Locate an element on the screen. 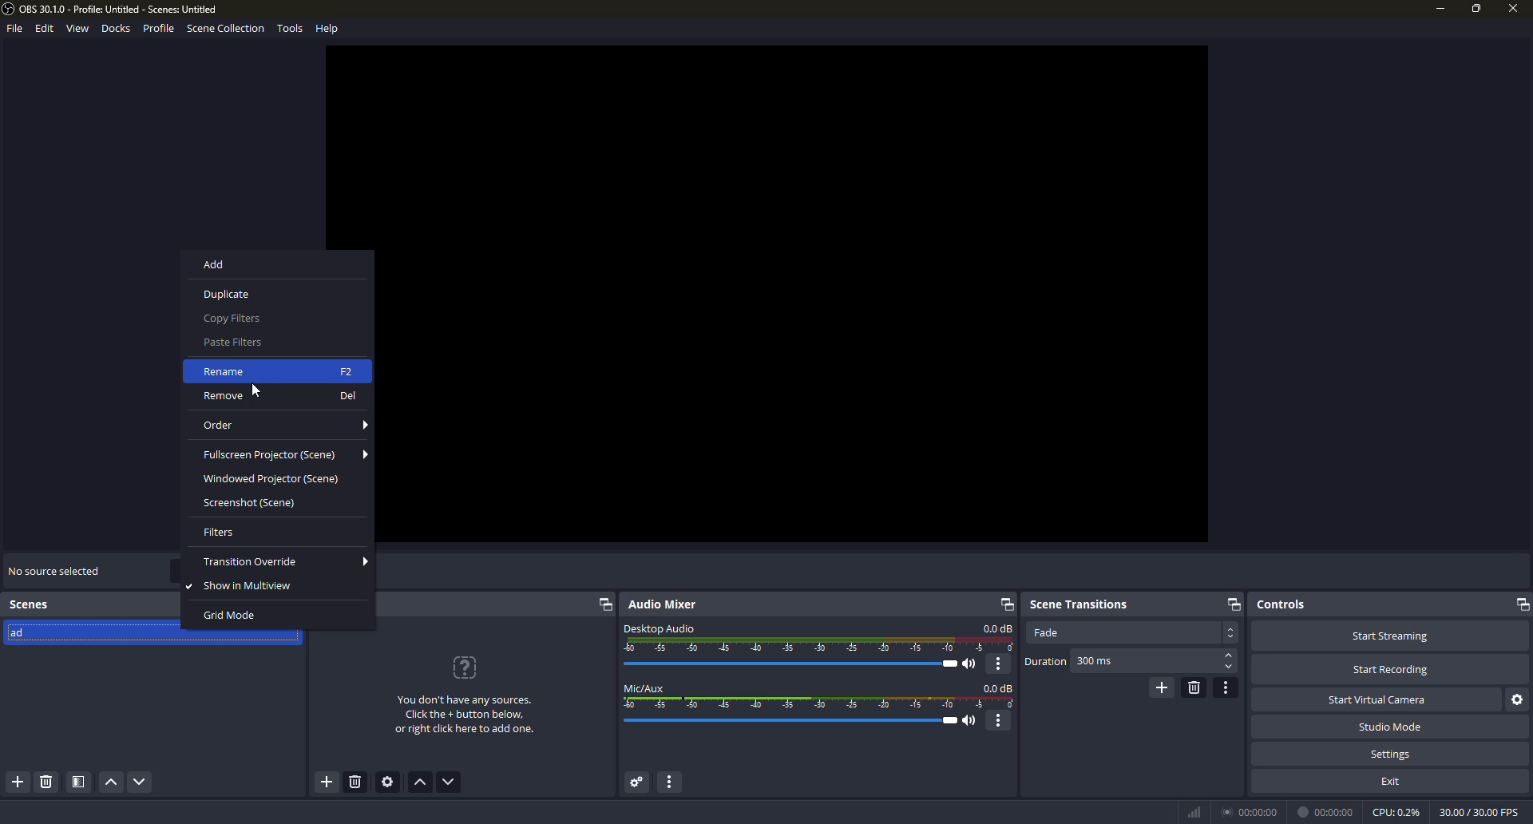 The width and height of the screenshot is (1533, 824). start recording is located at coordinates (1391, 670).